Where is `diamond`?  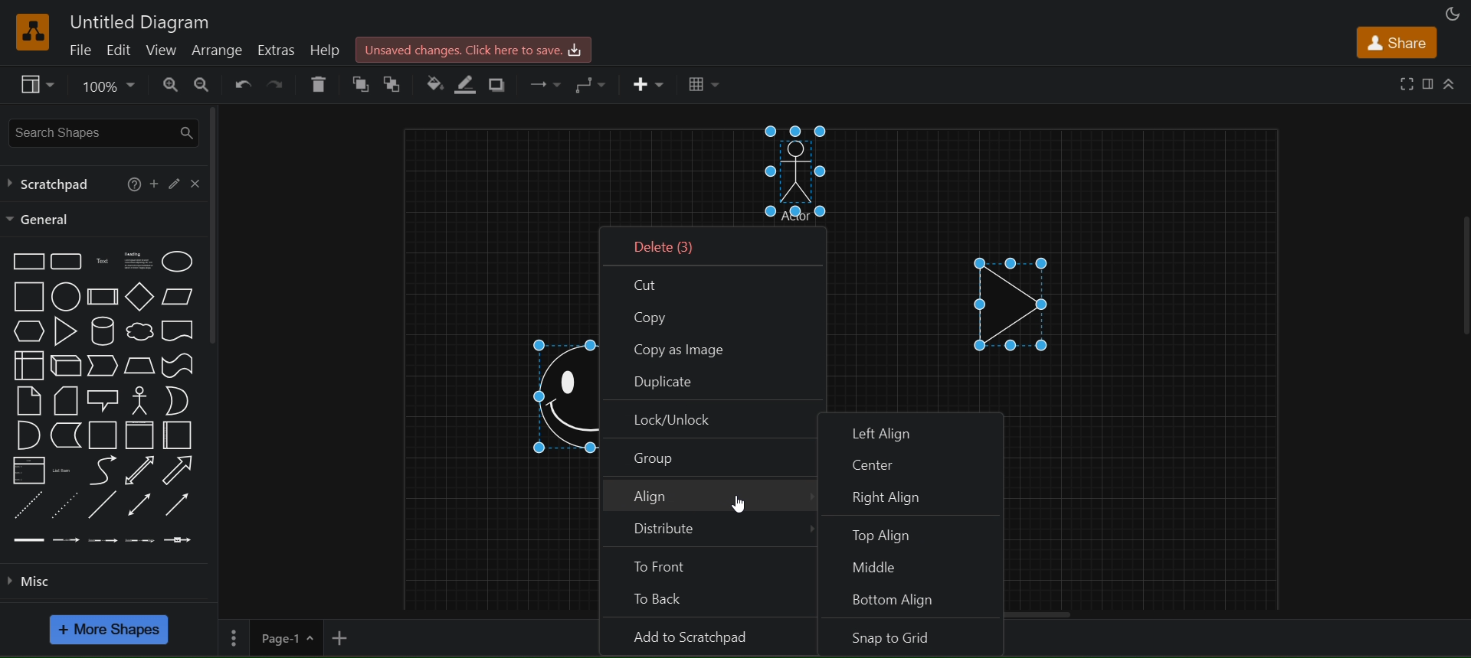 diamond is located at coordinates (136, 297).